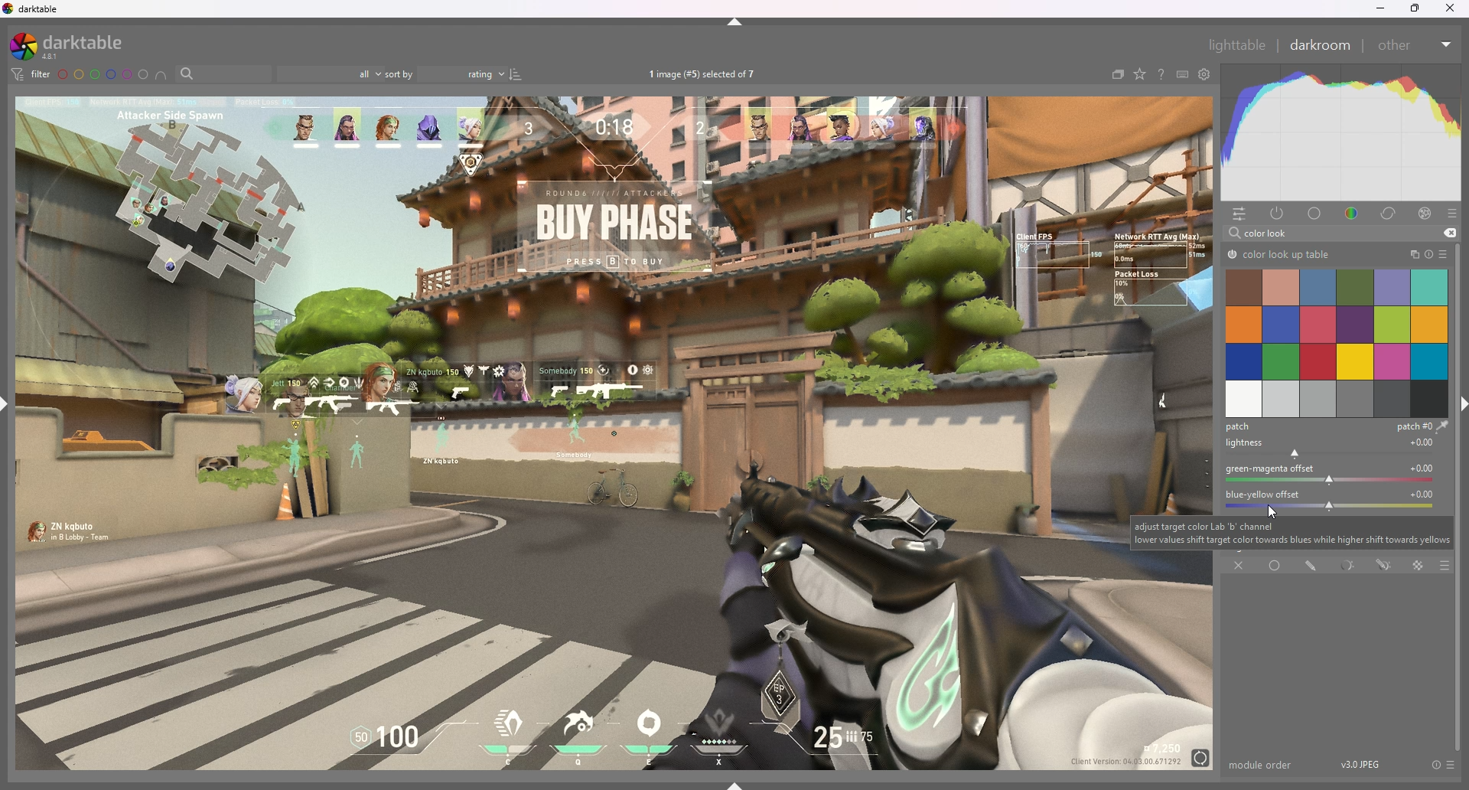 The height and width of the screenshot is (790, 1469). I want to click on collapse grouped images, so click(1117, 73).